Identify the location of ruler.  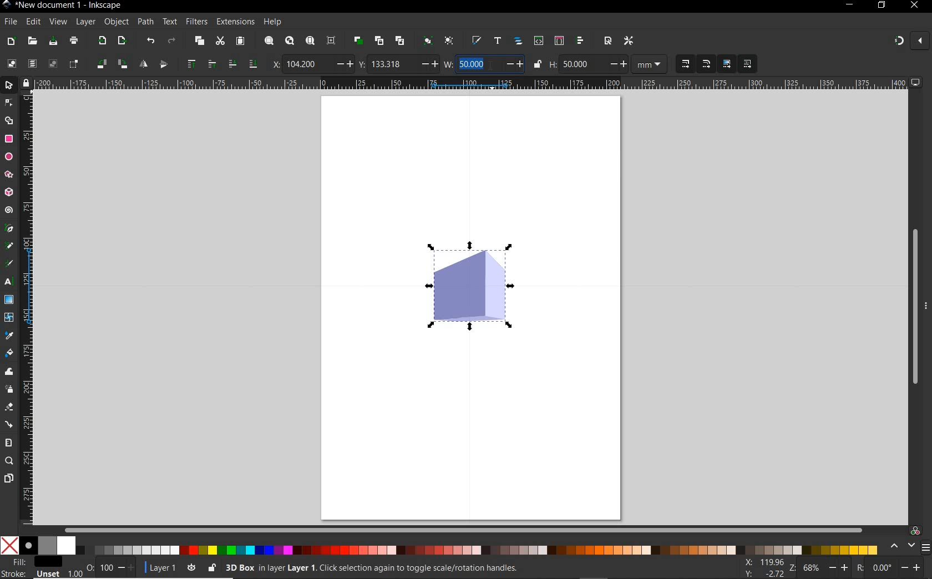
(470, 83).